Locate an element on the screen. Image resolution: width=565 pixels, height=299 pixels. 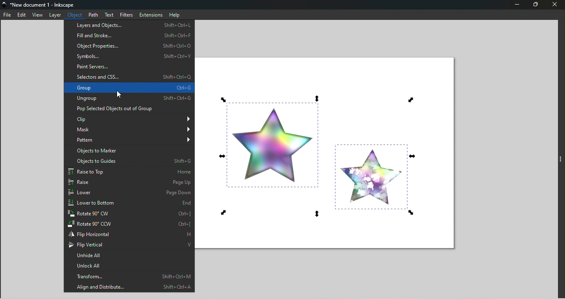
Mask is located at coordinates (130, 130).